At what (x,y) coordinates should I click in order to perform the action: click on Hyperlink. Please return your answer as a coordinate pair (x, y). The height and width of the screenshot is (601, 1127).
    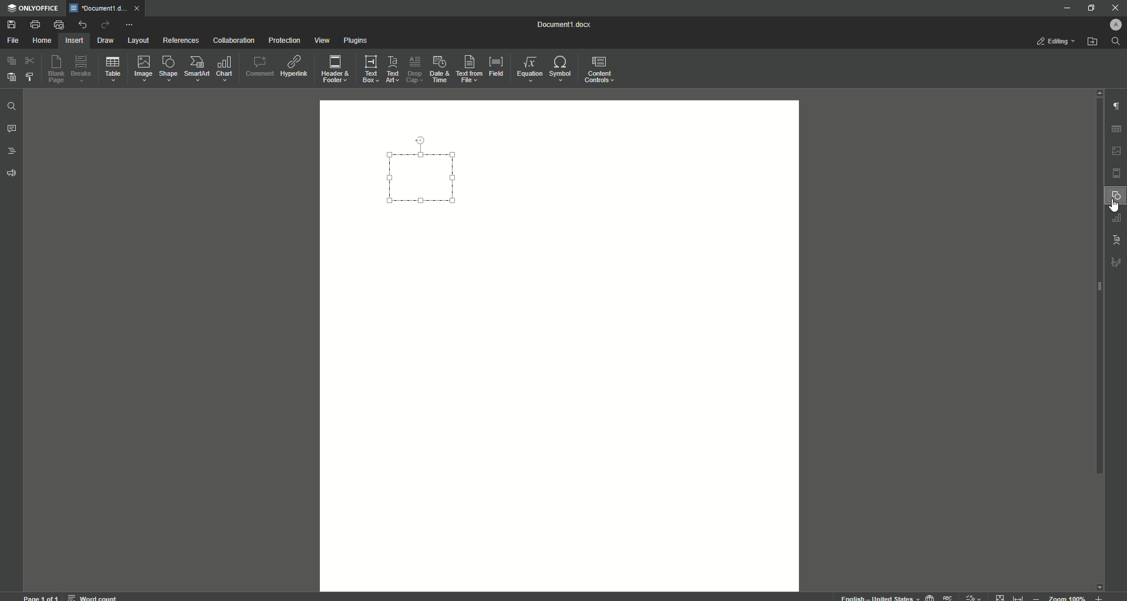
    Looking at the image, I should click on (295, 66).